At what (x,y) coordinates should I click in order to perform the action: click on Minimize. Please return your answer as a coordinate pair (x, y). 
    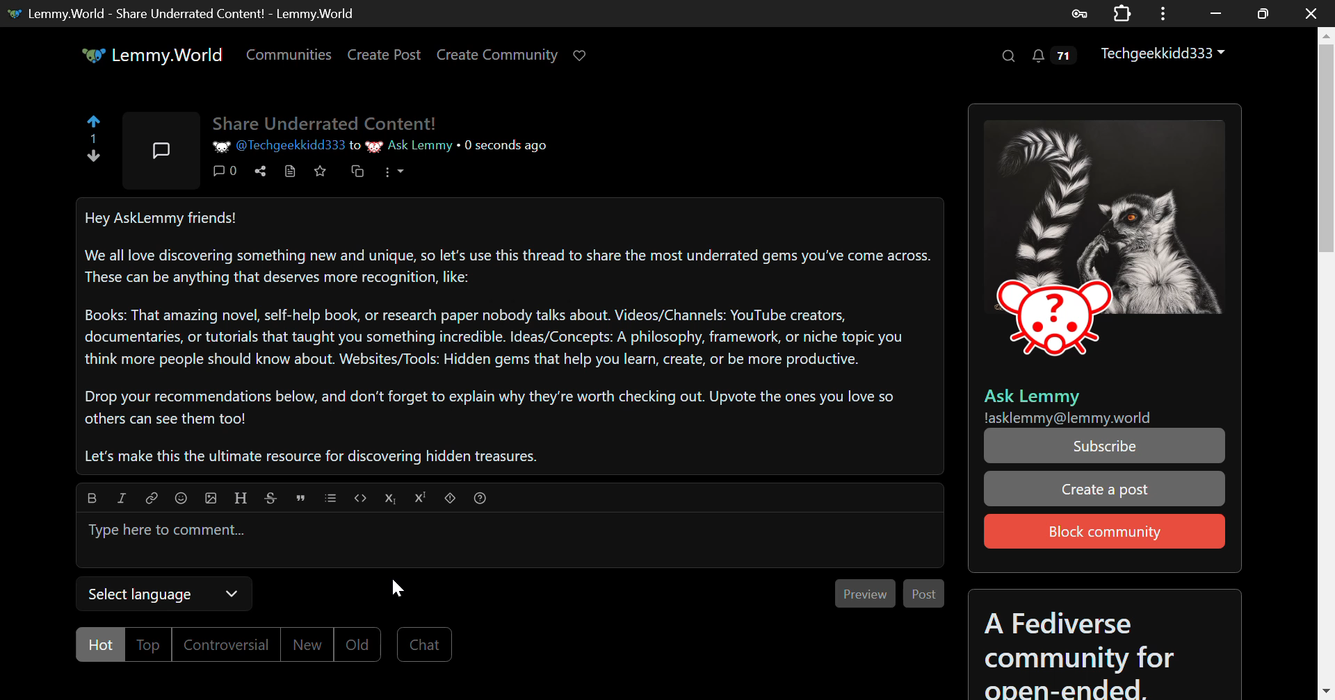
    Looking at the image, I should click on (1263, 14).